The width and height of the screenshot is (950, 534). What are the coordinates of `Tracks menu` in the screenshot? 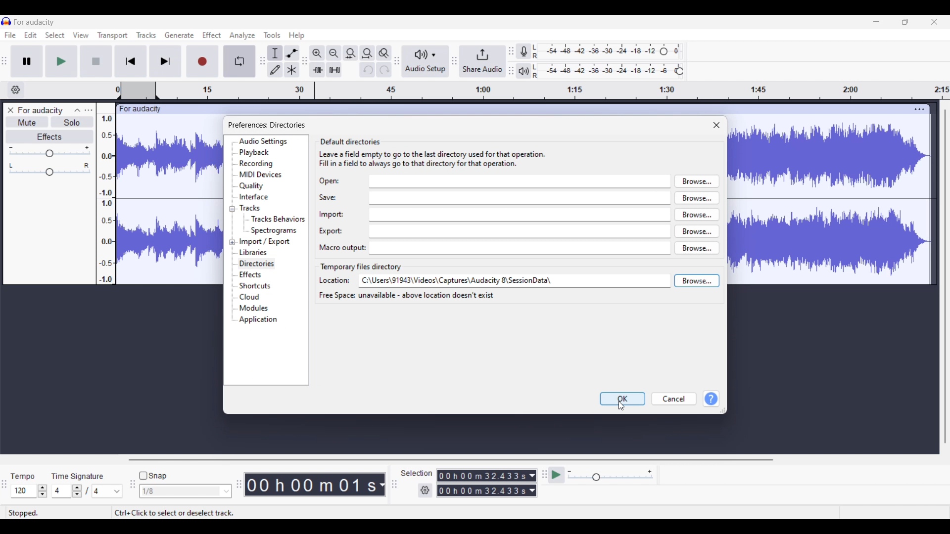 It's located at (146, 35).